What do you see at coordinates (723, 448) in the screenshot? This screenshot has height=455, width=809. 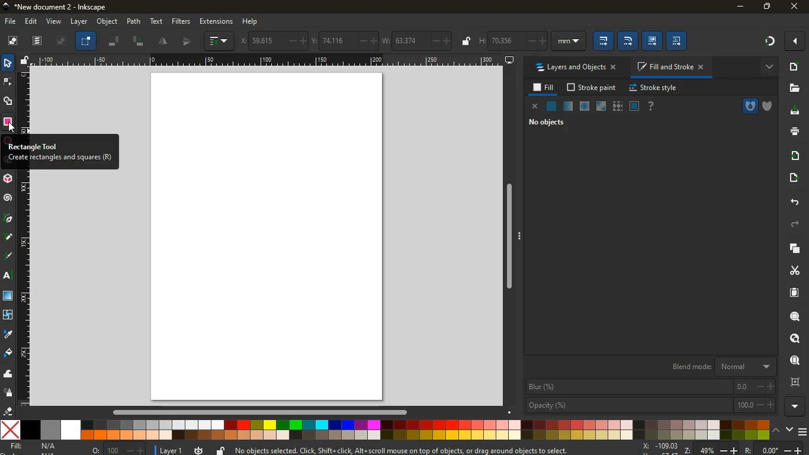 I see `zoom` at bounding box center [723, 448].